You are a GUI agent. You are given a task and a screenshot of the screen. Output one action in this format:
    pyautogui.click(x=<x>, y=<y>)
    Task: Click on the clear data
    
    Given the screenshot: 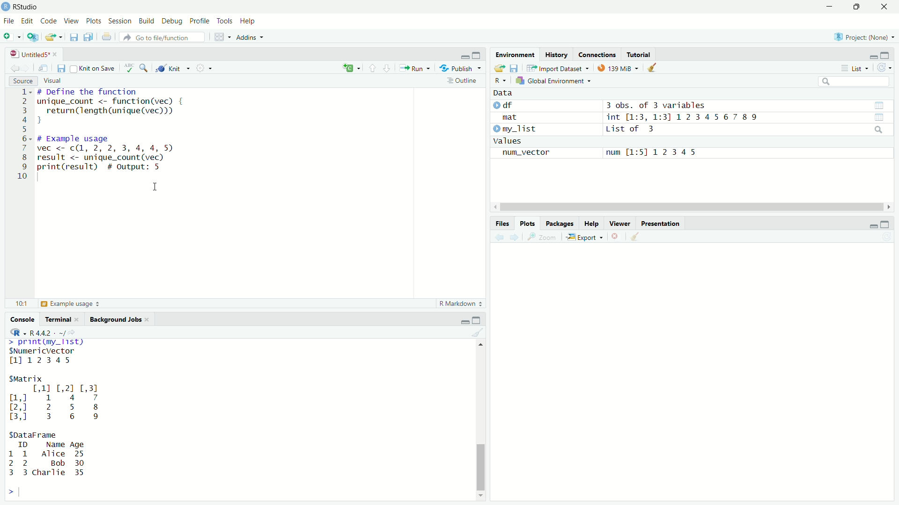 What is the action you would take?
    pyautogui.click(x=653, y=68)
    